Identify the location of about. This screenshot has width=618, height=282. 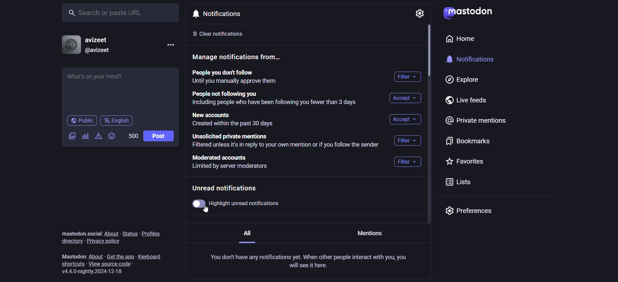
(111, 233).